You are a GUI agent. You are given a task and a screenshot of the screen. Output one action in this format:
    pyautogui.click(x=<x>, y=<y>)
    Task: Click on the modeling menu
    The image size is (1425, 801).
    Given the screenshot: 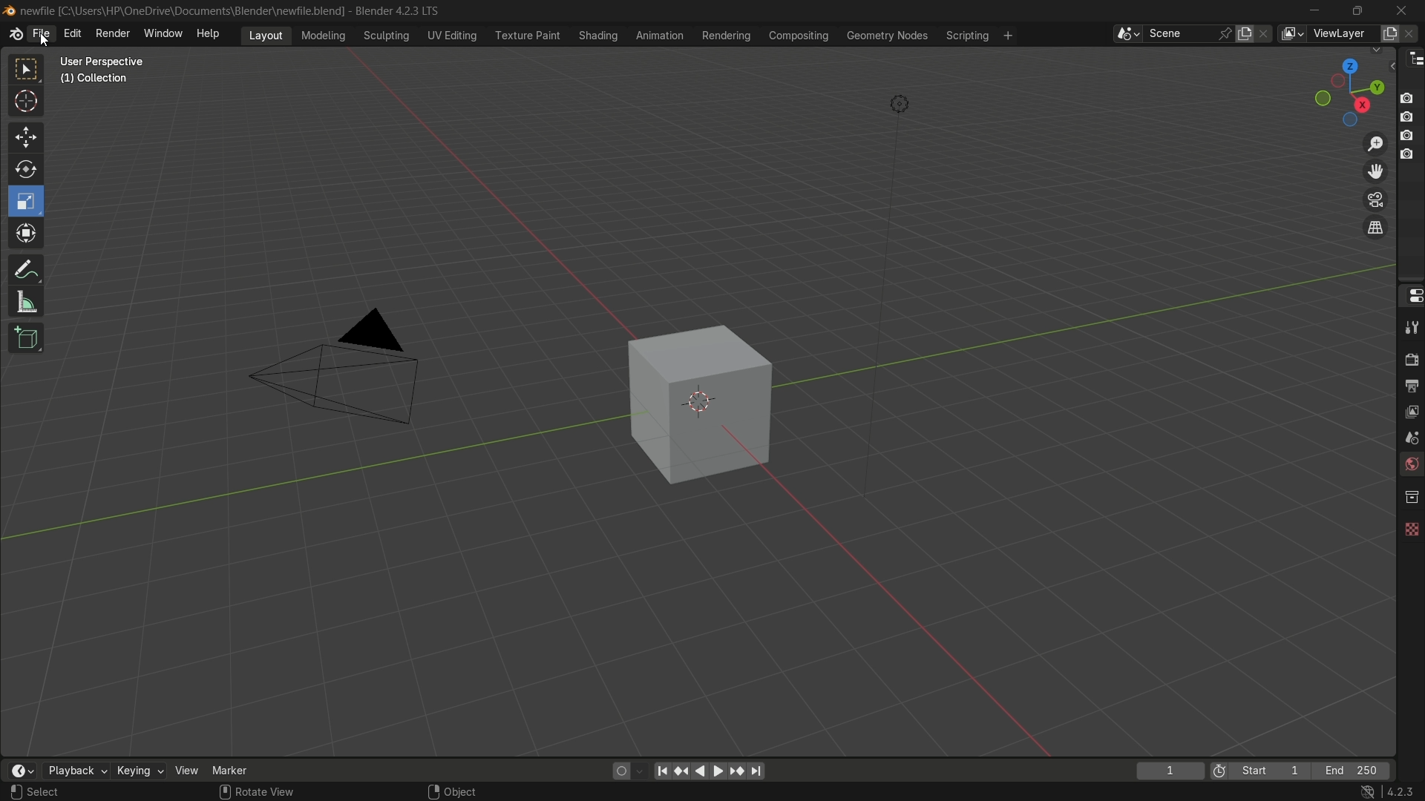 What is the action you would take?
    pyautogui.click(x=324, y=34)
    